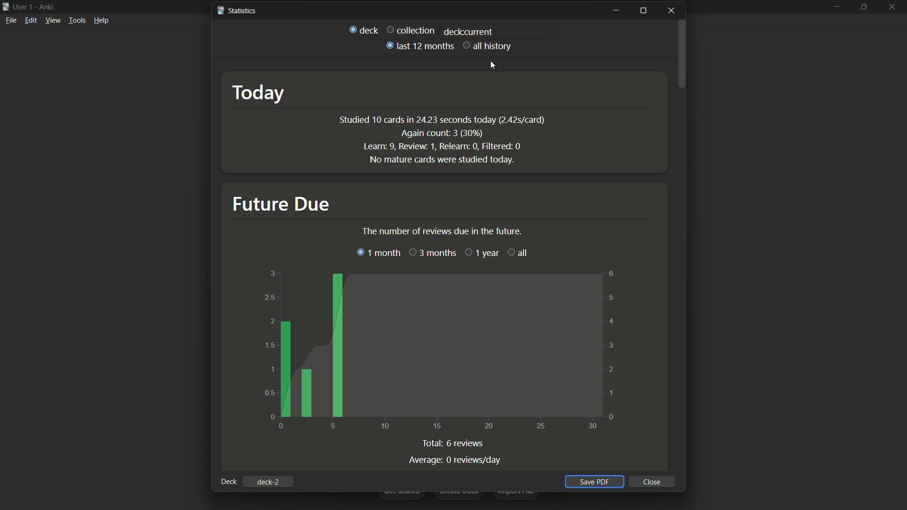 The image size is (907, 510). I want to click on Maximize, so click(643, 10).